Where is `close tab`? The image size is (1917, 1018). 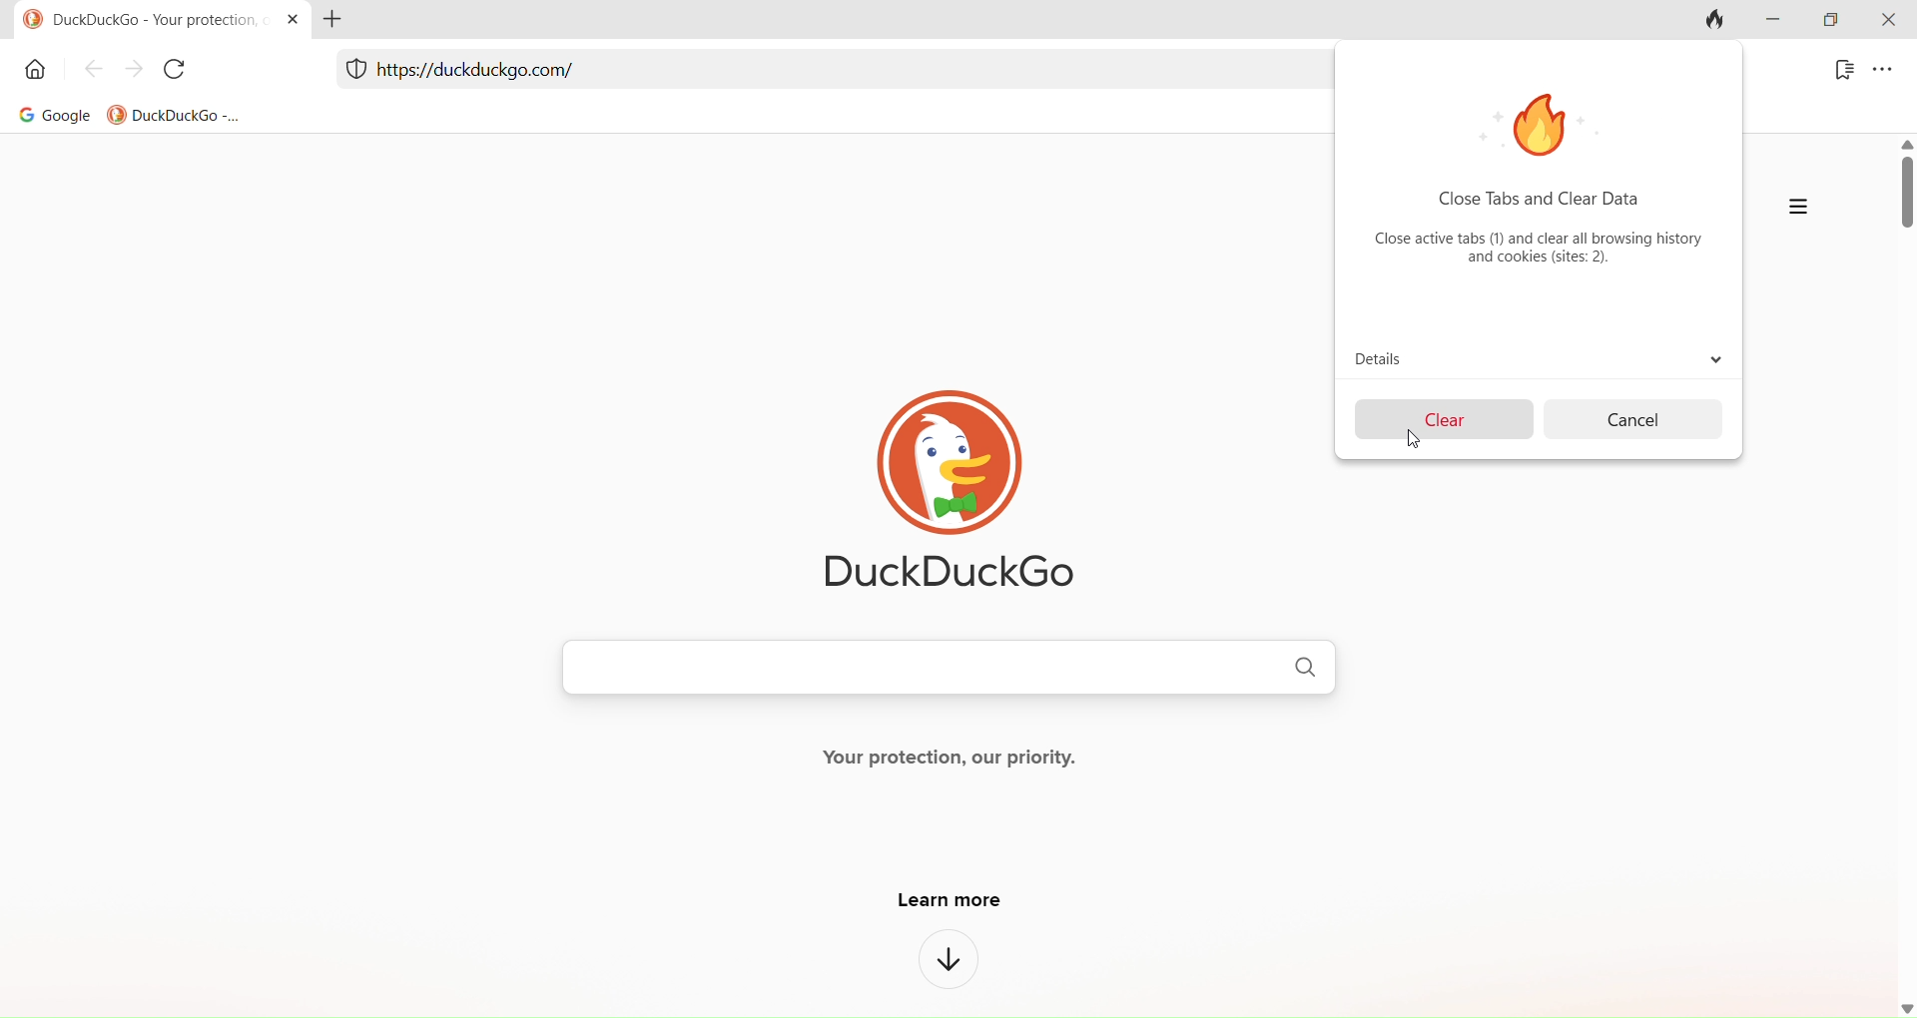
close tab is located at coordinates (287, 23).